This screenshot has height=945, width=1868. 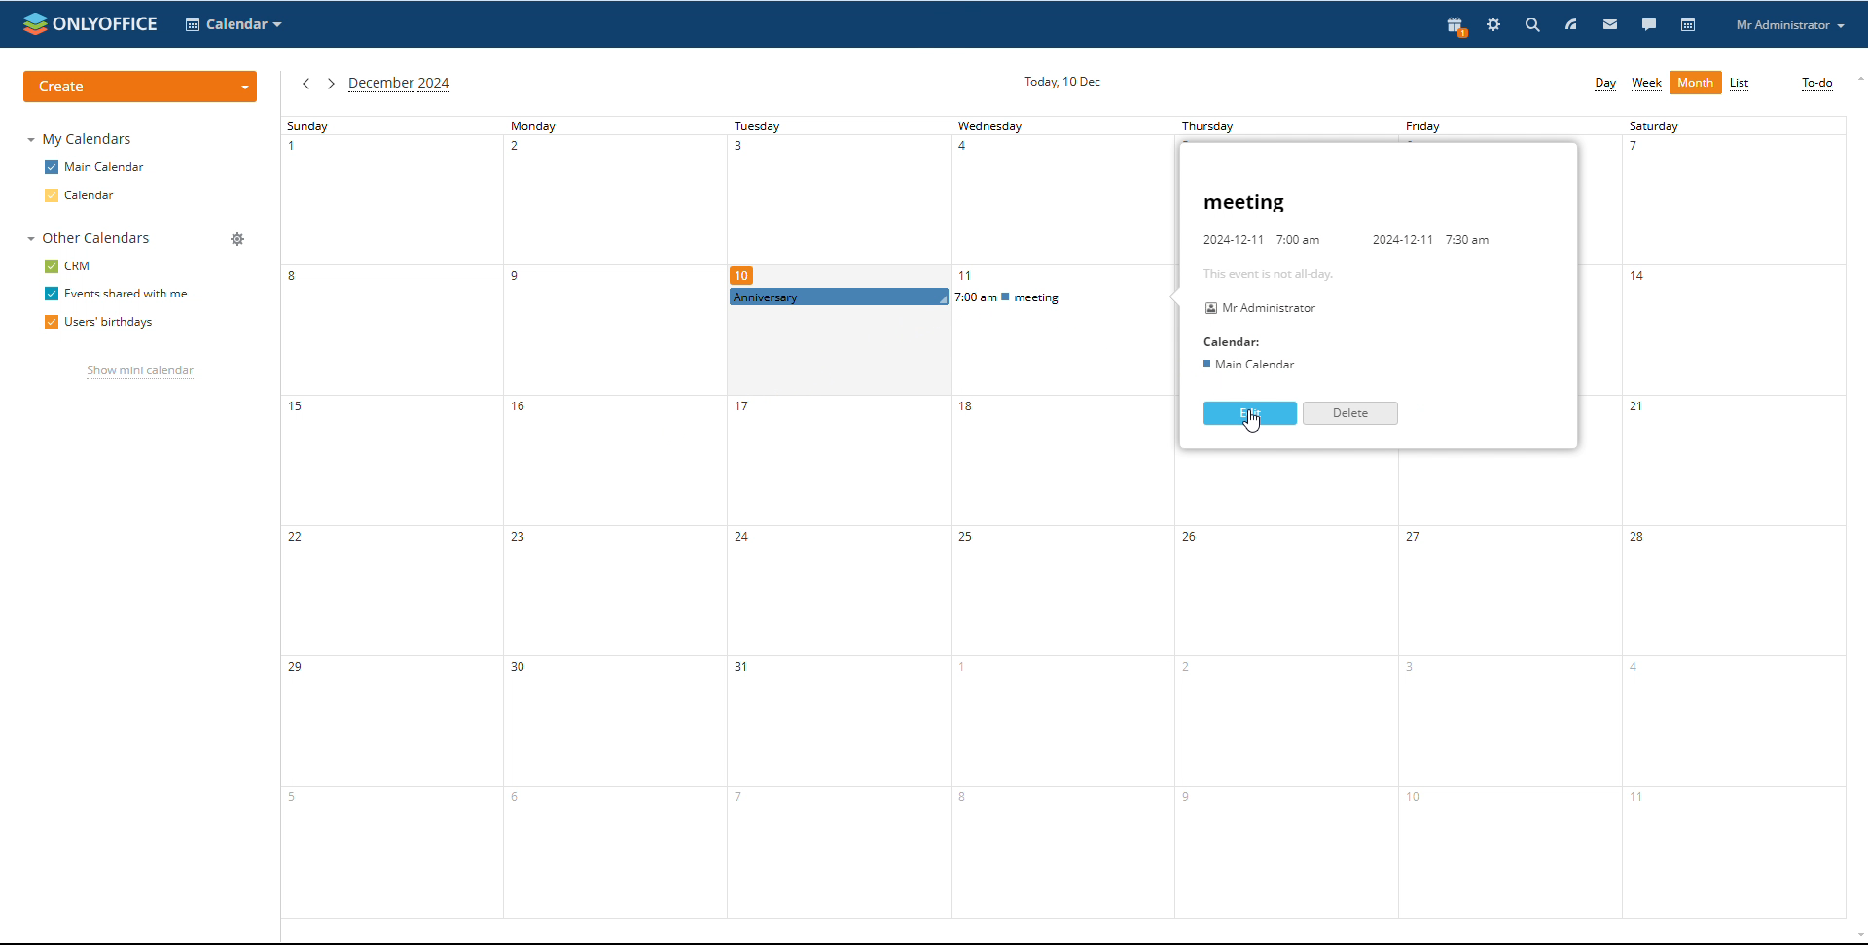 What do you see at coordinates (1740, 84) in the screenshot?
I see `list view` at bounding box center [1740, 84].